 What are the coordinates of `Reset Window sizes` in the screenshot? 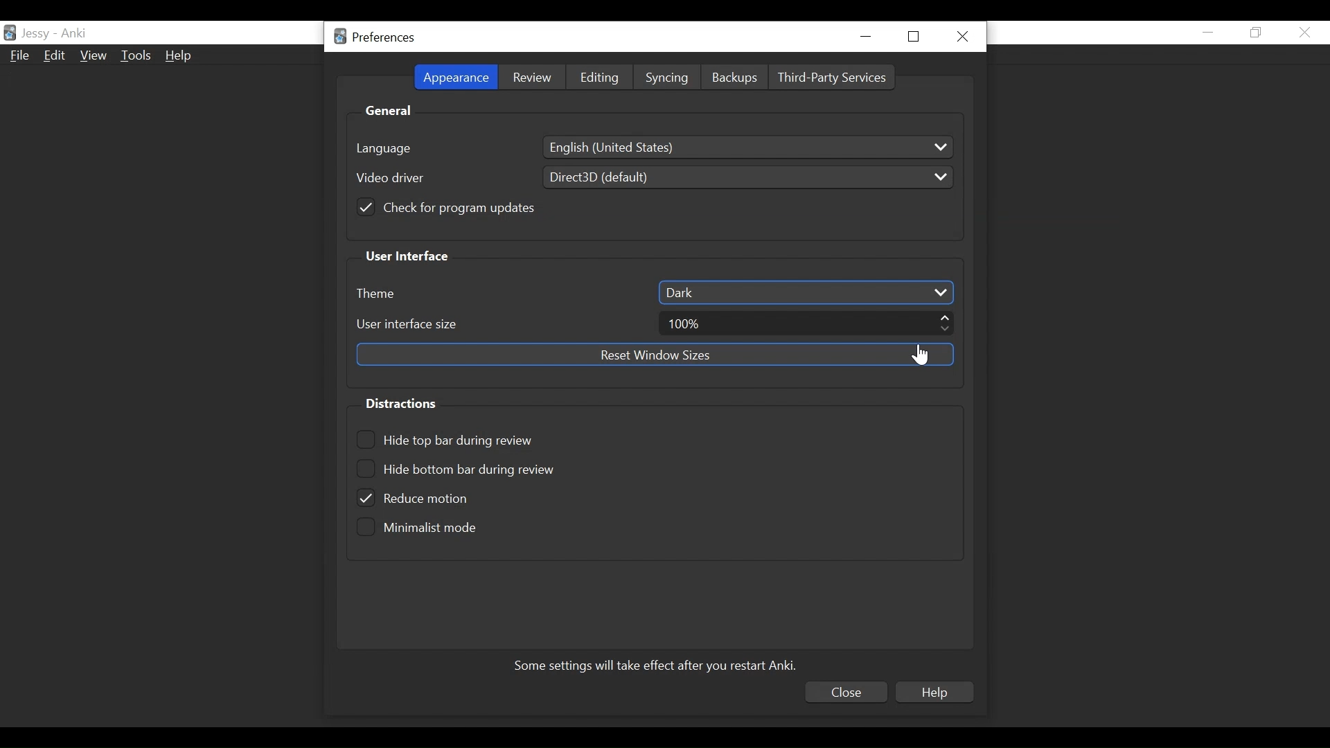 It's located at (654, 353).